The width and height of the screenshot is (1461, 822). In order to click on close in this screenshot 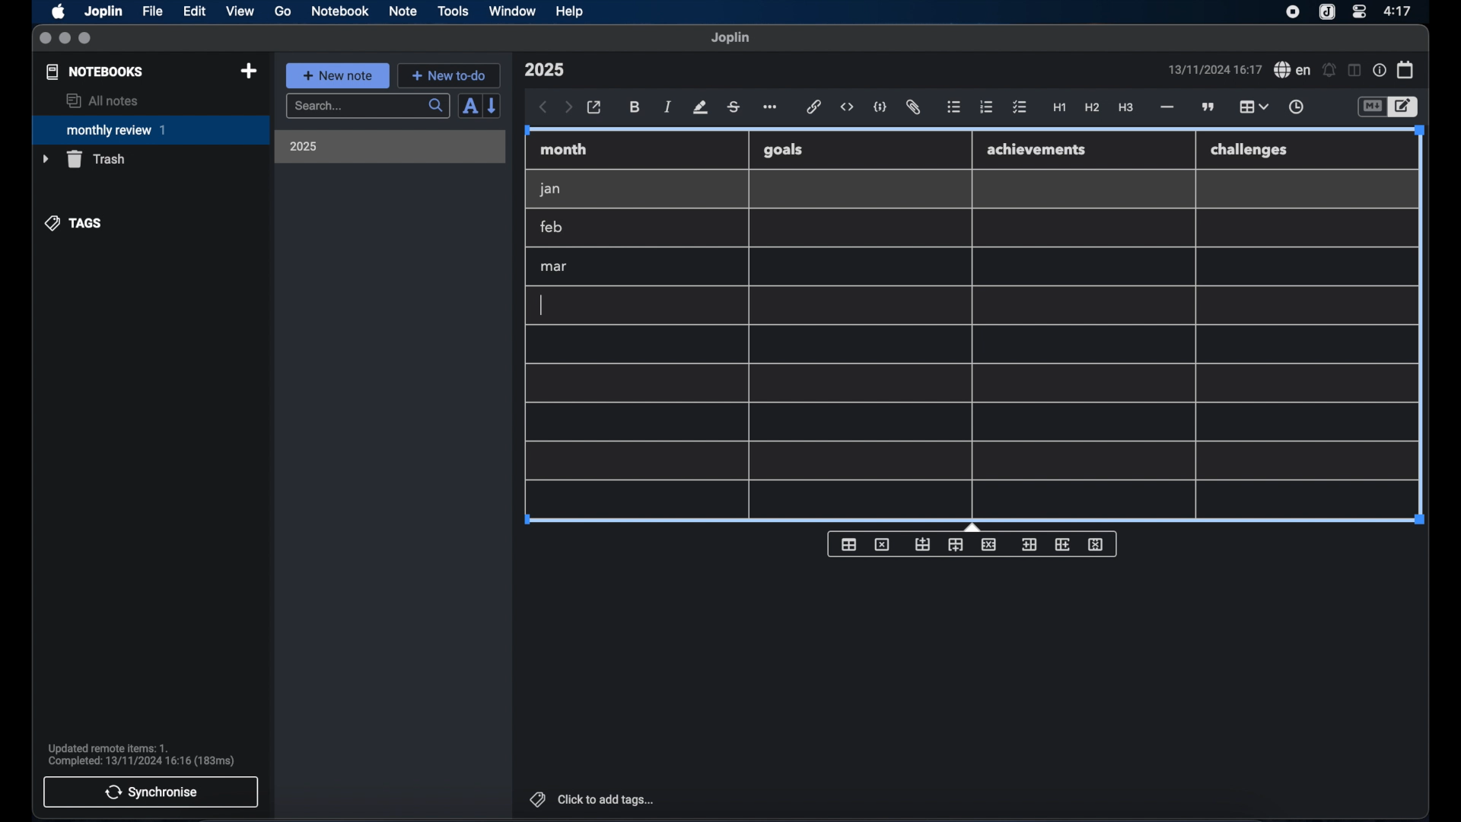, I will do `click(45, 39)`.